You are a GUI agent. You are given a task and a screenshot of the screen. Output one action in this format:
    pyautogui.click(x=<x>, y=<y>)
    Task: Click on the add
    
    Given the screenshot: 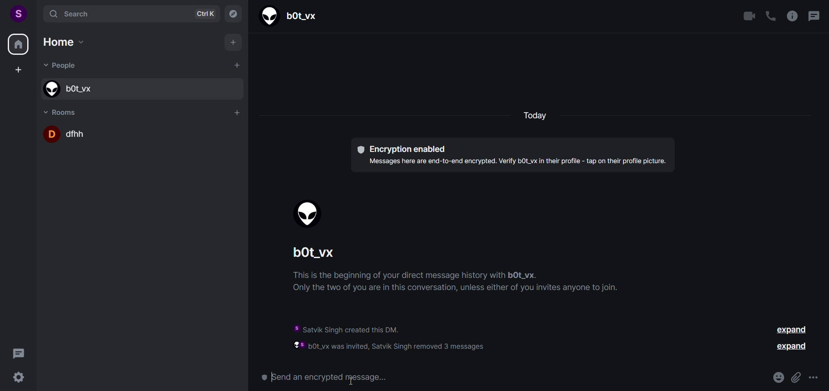 What is the action you would take?
    pyautogui.click(x=234, y=44)
    